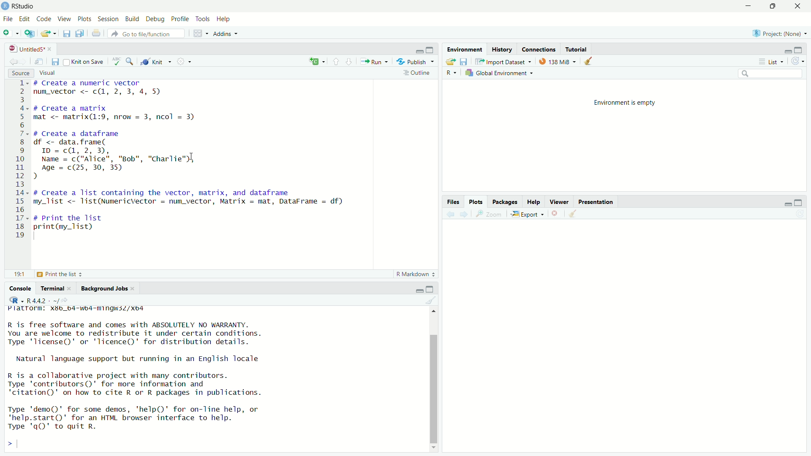 The height and width of the screenshot is (456, 811). Describe the element at coordinates (30, 35) in the screenshot. I see `add script` at that location.